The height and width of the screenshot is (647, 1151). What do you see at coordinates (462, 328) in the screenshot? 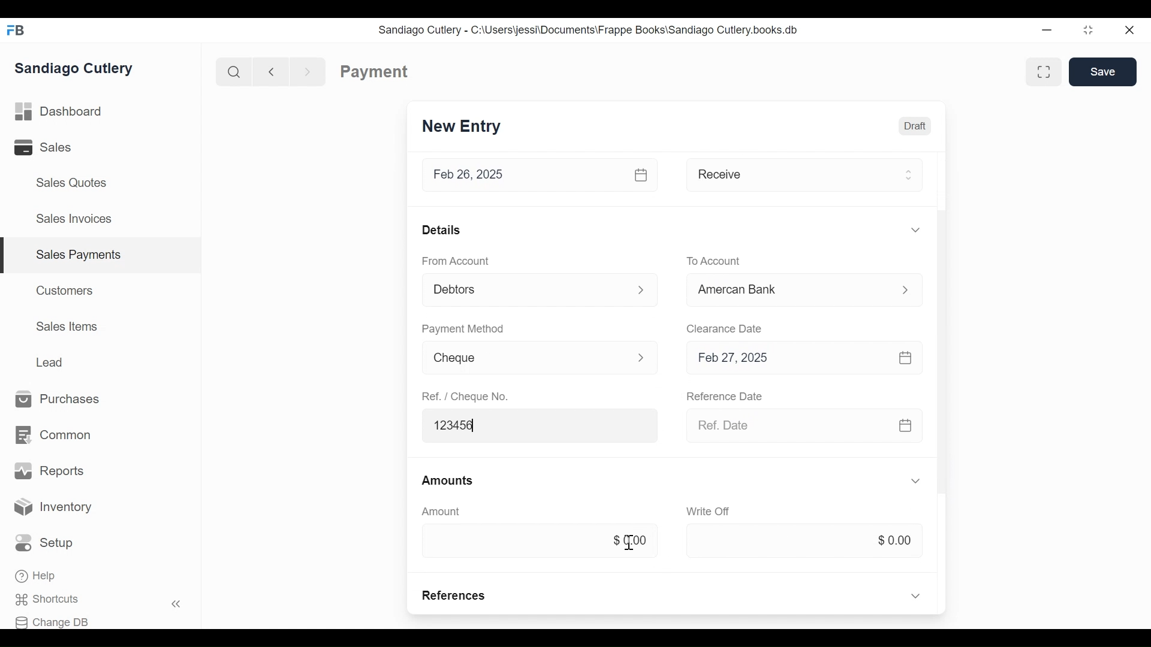
I see `Payment Method` at bounding box center [462, 328].